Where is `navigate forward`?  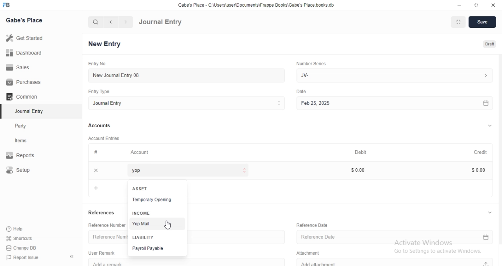 navigate forward is located at coordinates (126, 22).